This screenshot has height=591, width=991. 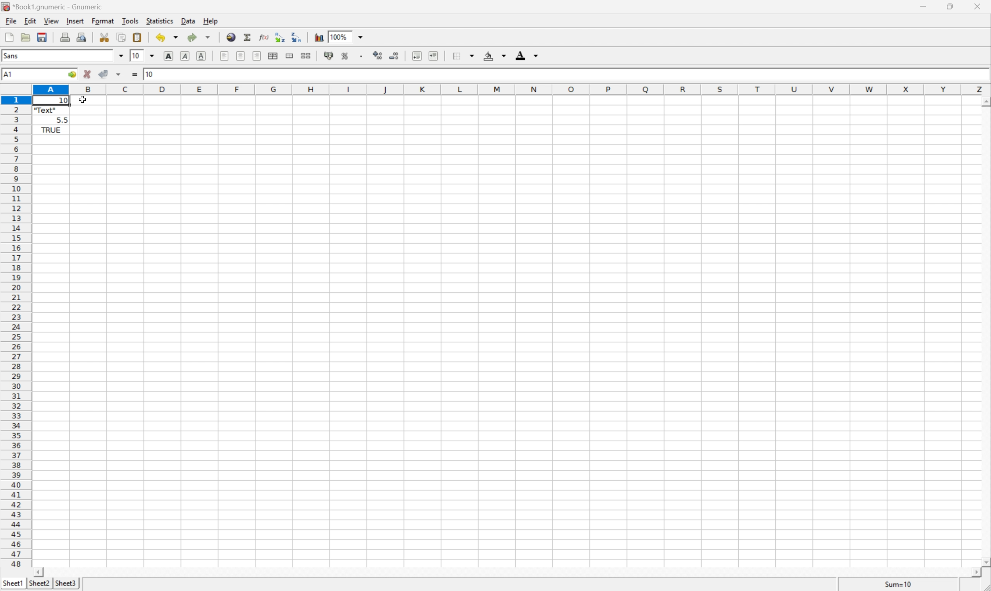 I want to click on Go to, so click(x=71, y=73).